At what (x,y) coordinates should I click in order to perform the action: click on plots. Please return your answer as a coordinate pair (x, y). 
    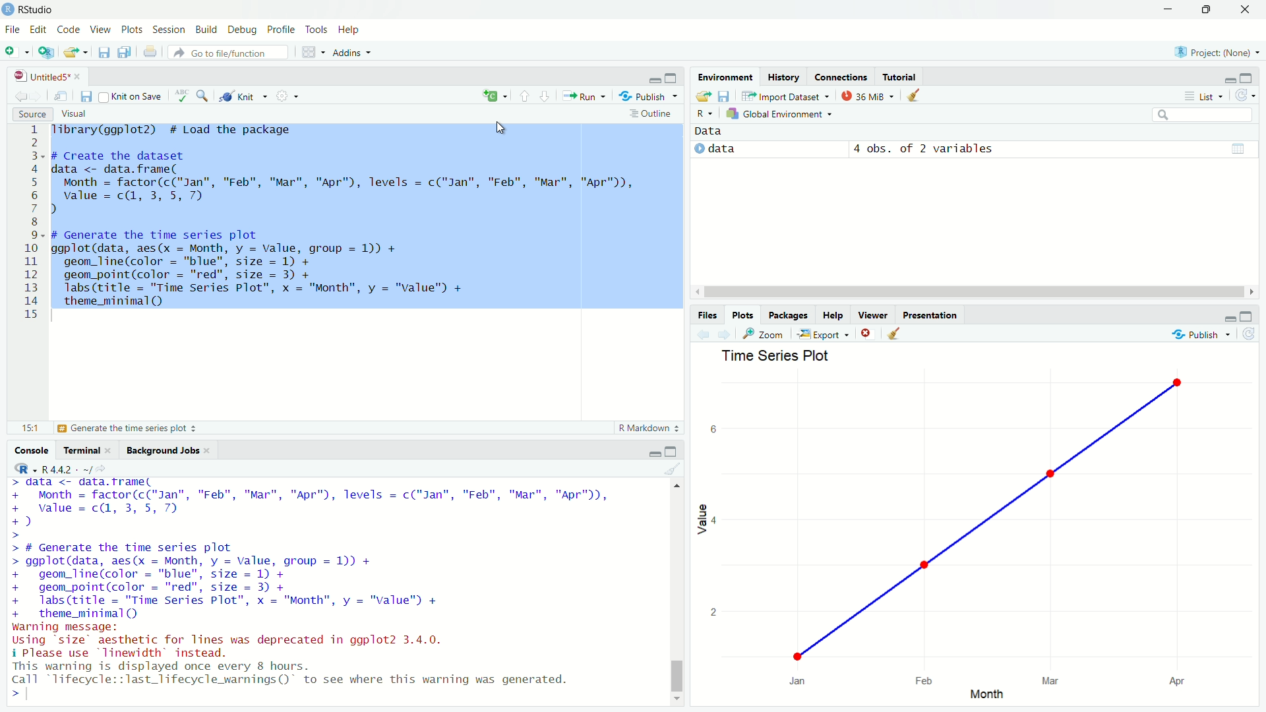
    Looking at the image, I should click on (743, 314).